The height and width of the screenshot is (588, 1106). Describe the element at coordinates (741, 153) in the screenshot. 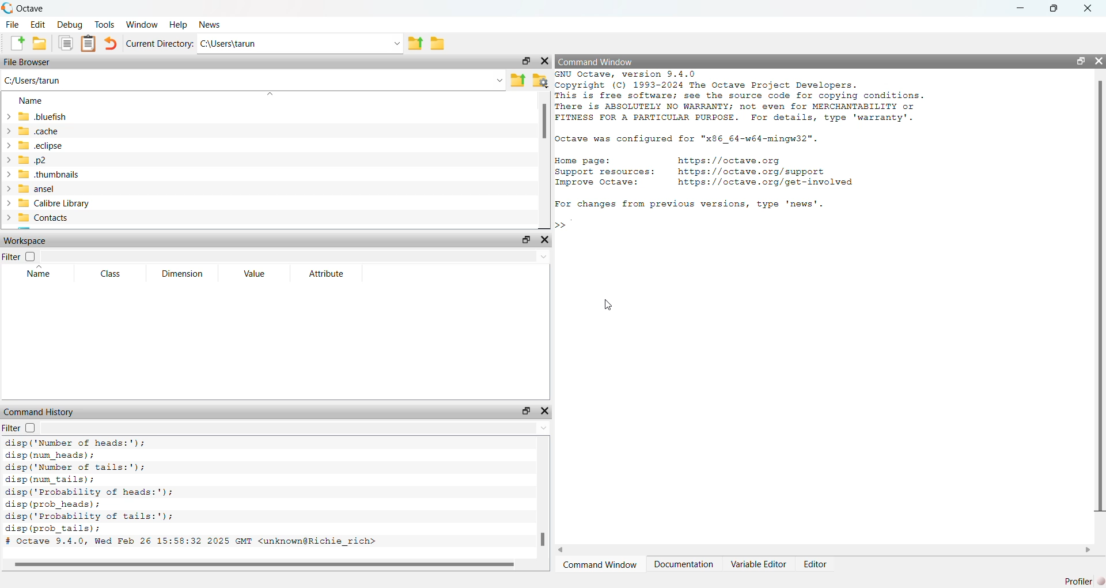

I see `GNU Octave, version 9.4.0

Copyright (C) 1993-2024 The Octave Project Developers.

This is free software; see the source code for copying conditions.
There is ABSOLUTELY NO WARRANTY; not even for MERCHANTABILITY or
FITNESS FOR A PARTICULAR PURPOSE. For details, type 'warranty'.
octave was configured for "x86_64-w64-mingw32".

Home page: https://octave.org

Support resources:  https://octave.org/support

Improve Octave: https://octave.org/get-involved

For changes from previous versions, type 'news'.

>` at that location.